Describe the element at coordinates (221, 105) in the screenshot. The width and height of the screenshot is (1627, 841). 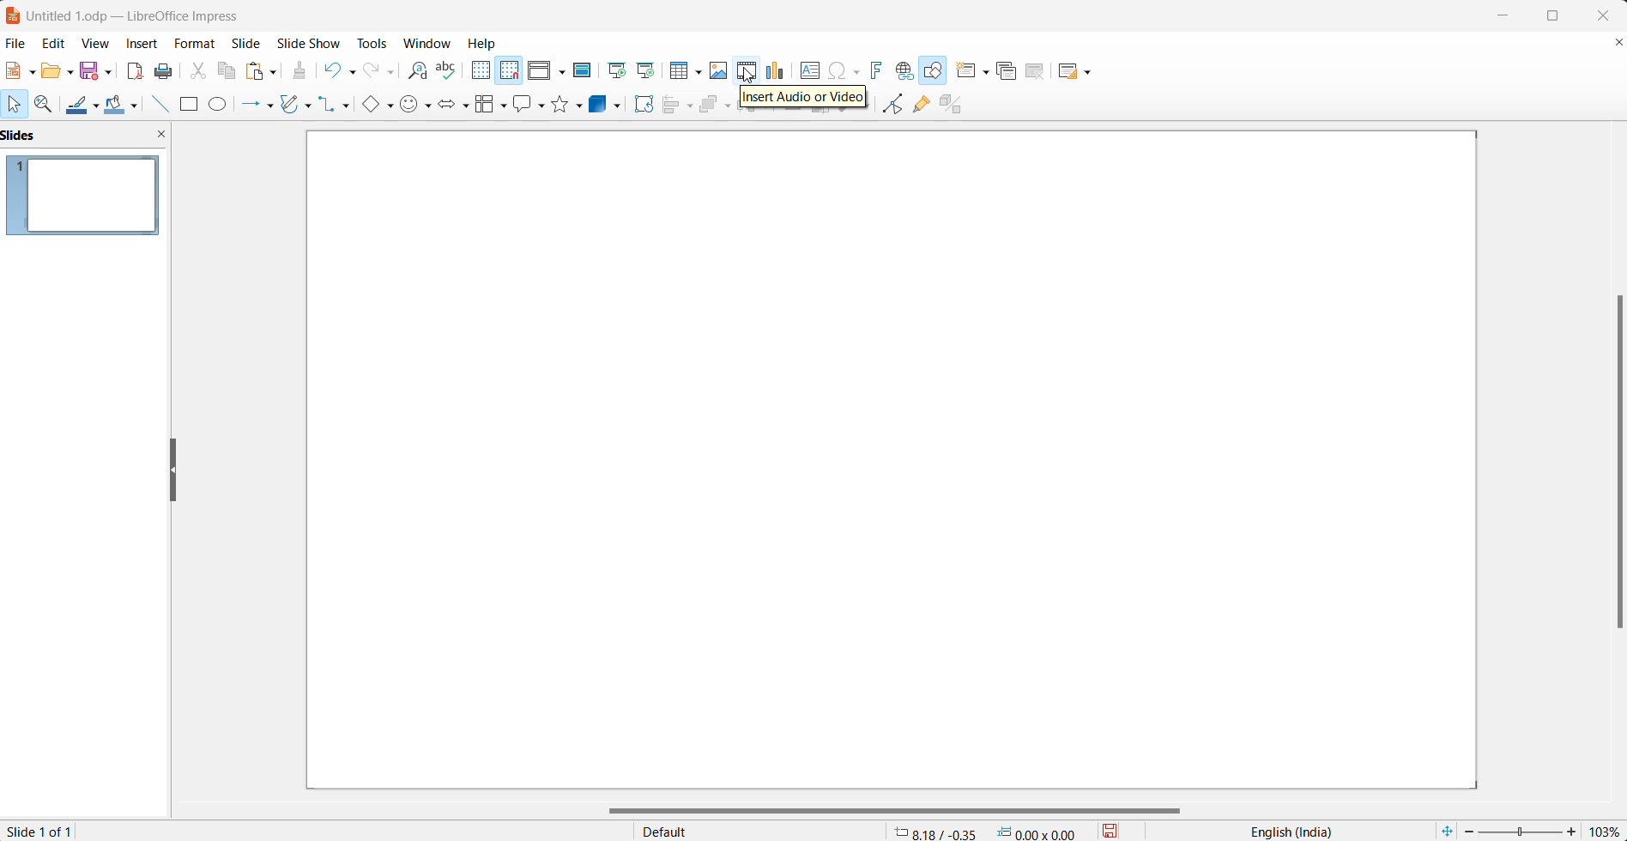
I see `ellipse` at that location.